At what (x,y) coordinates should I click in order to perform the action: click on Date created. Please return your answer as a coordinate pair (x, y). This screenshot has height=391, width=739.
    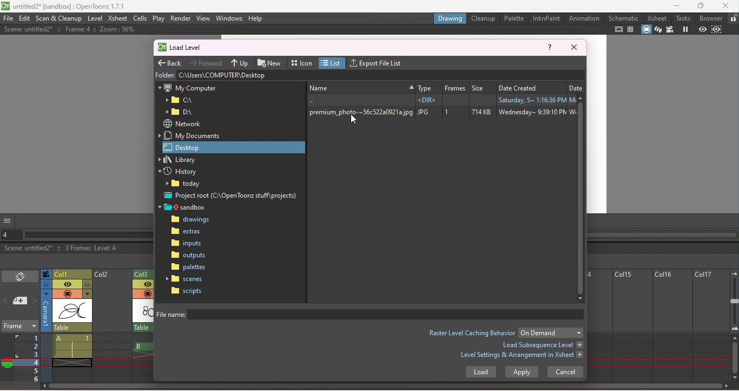
    Looking at the image, I should click on (530, 86).